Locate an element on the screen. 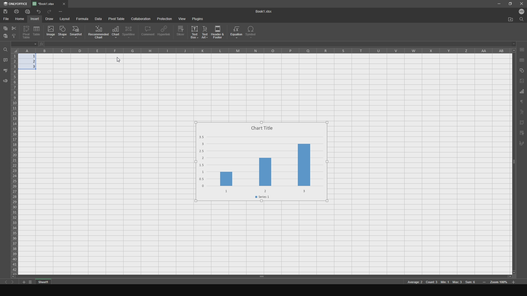 The height and width of the screenshot is (296, 527). formula is located at coordinates (83, 19).